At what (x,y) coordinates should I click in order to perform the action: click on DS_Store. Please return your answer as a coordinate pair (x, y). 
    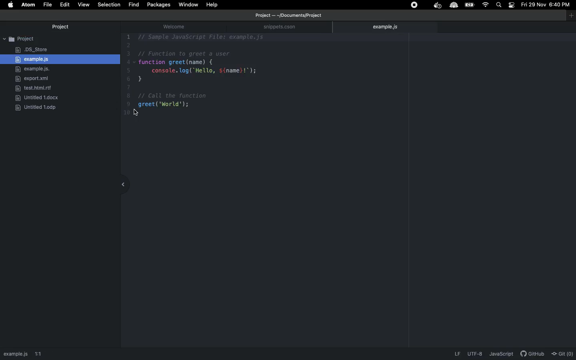
    Looking at the image, I should click on (32, 50).